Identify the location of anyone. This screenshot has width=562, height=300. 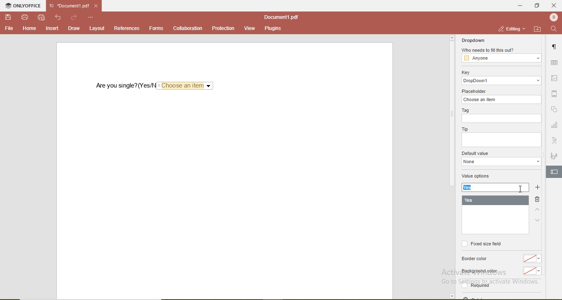
(501, 58).